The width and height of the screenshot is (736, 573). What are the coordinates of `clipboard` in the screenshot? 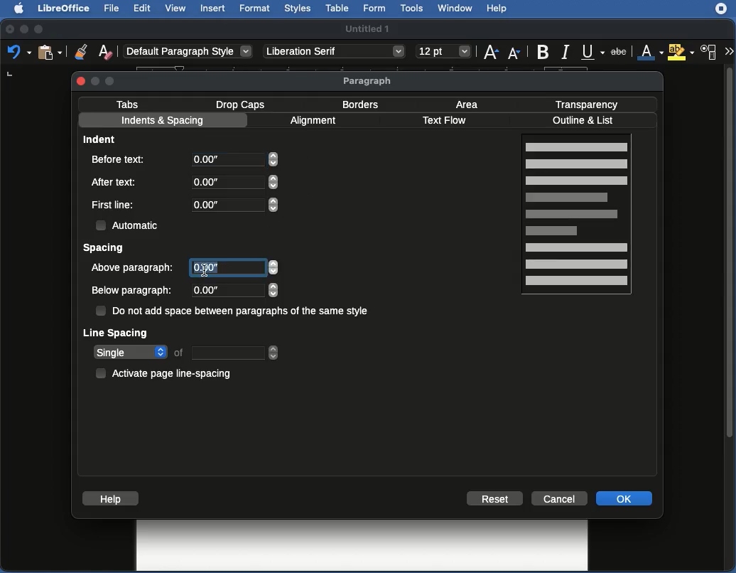 It's located at (49, 52).